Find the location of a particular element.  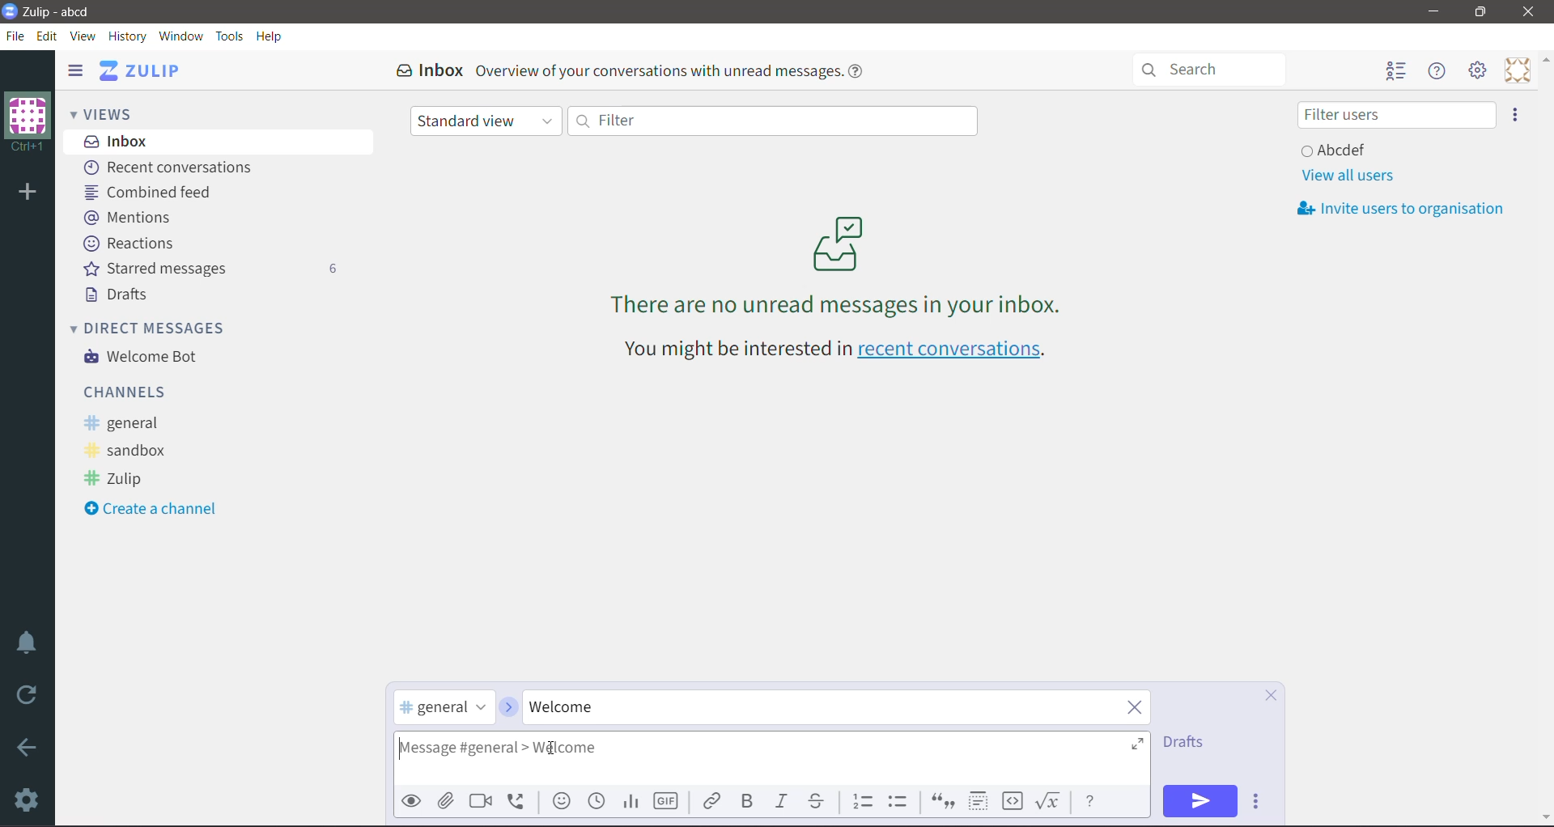

Drafts is located at coordinates (120, 295).